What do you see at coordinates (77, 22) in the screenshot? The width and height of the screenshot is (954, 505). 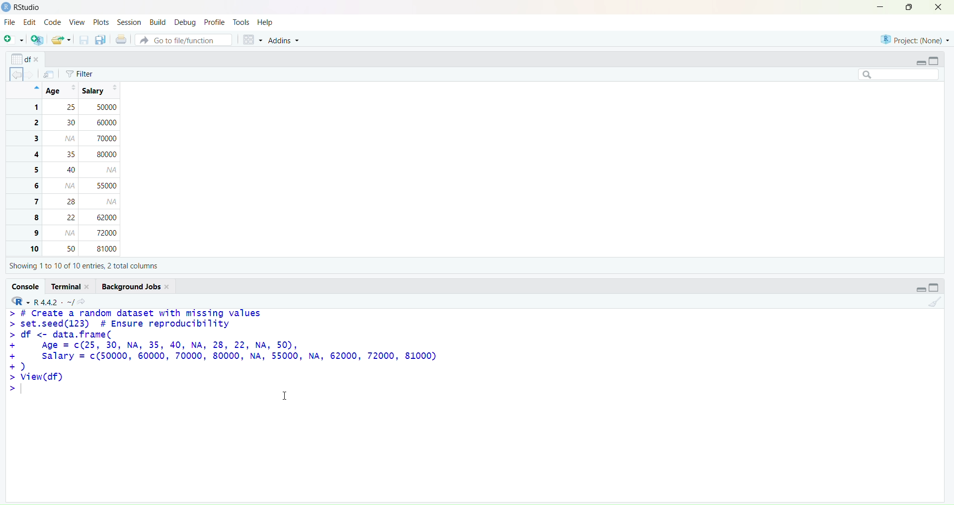 I see `view` at bounding box center [77, 22].